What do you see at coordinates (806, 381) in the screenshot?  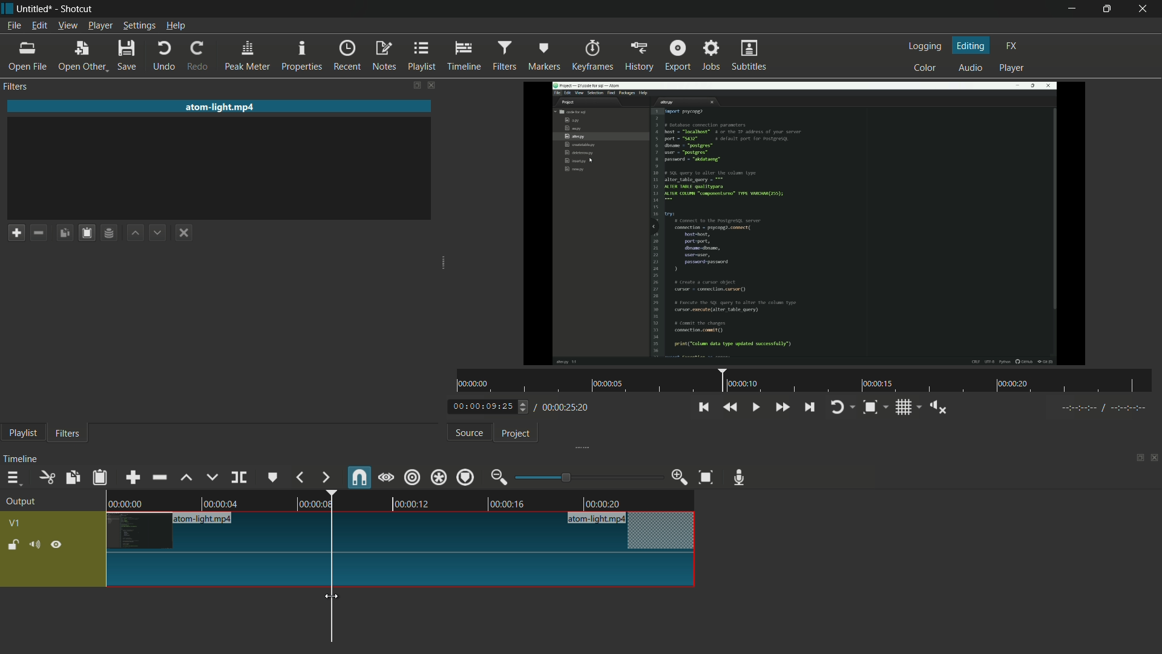 I see `time` at bounding box center [806, 381].